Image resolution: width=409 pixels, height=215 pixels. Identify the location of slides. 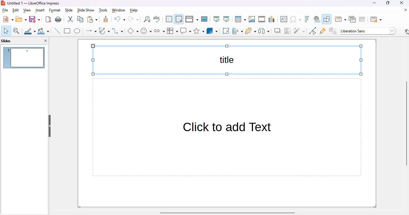
(6, 41).